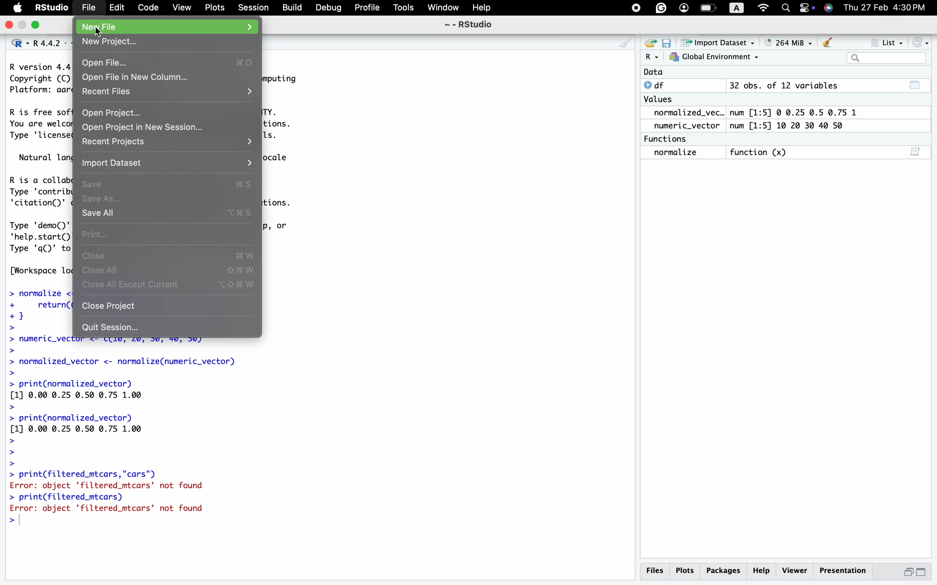  Describe the element at coordinates (292, 7) in the screenshot. I see `build` at that location.